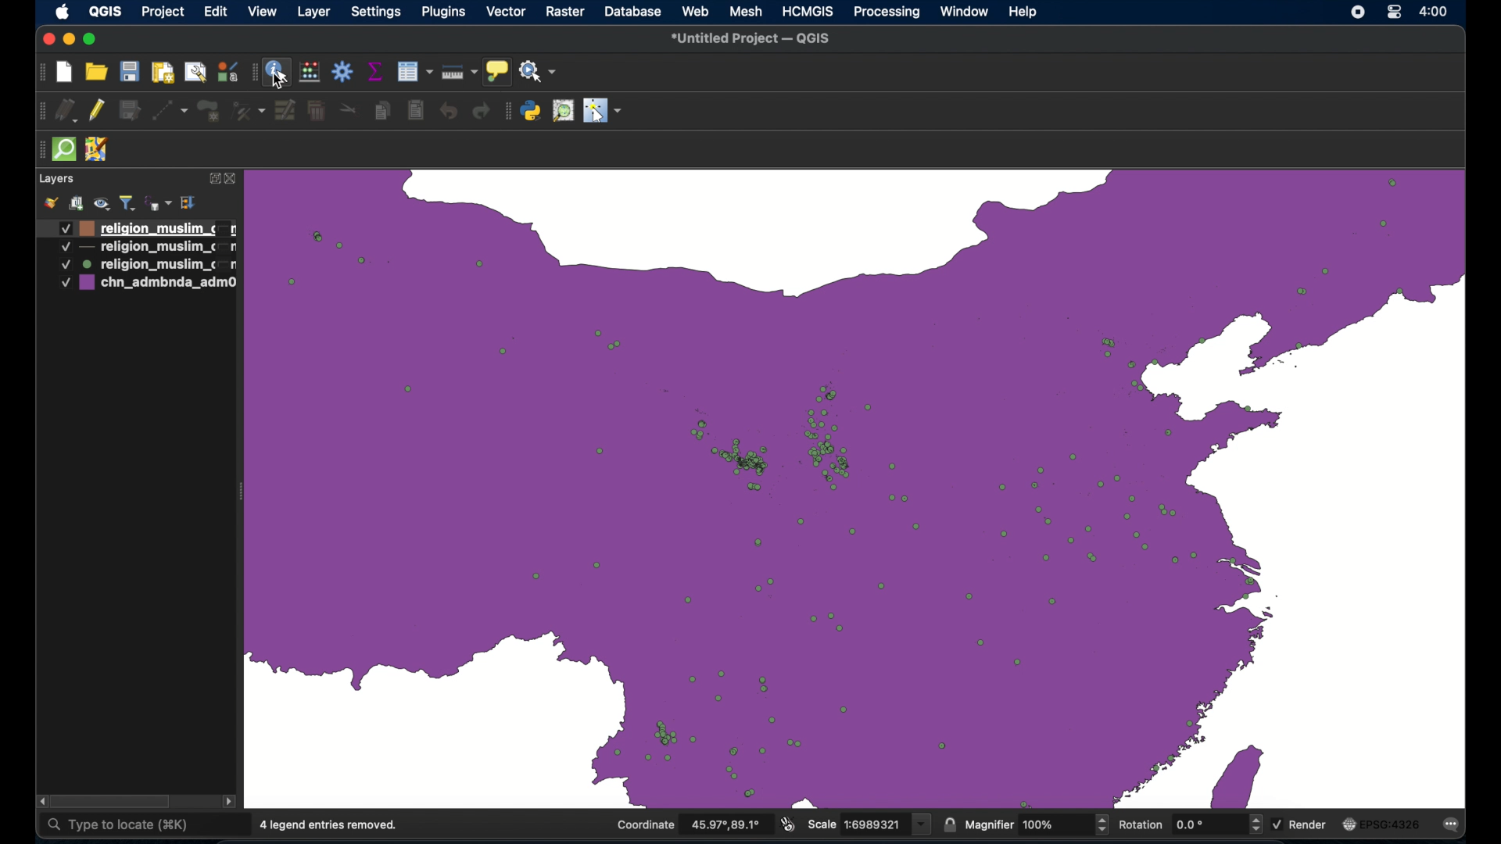  I want to click on project, so click(161, 13).